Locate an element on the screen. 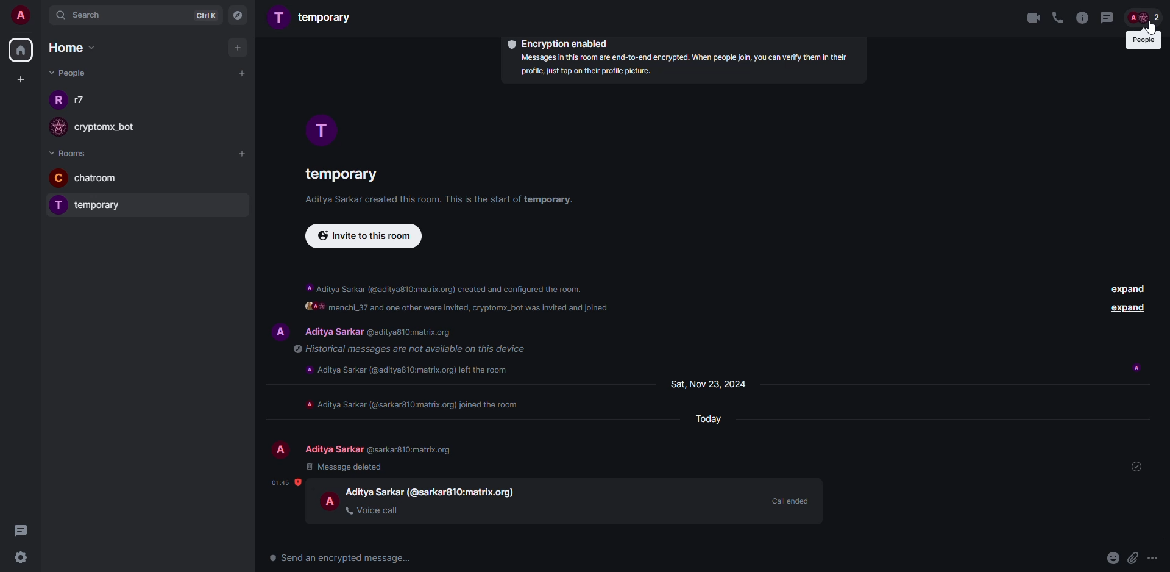  home is located at coordinates (71, 46).